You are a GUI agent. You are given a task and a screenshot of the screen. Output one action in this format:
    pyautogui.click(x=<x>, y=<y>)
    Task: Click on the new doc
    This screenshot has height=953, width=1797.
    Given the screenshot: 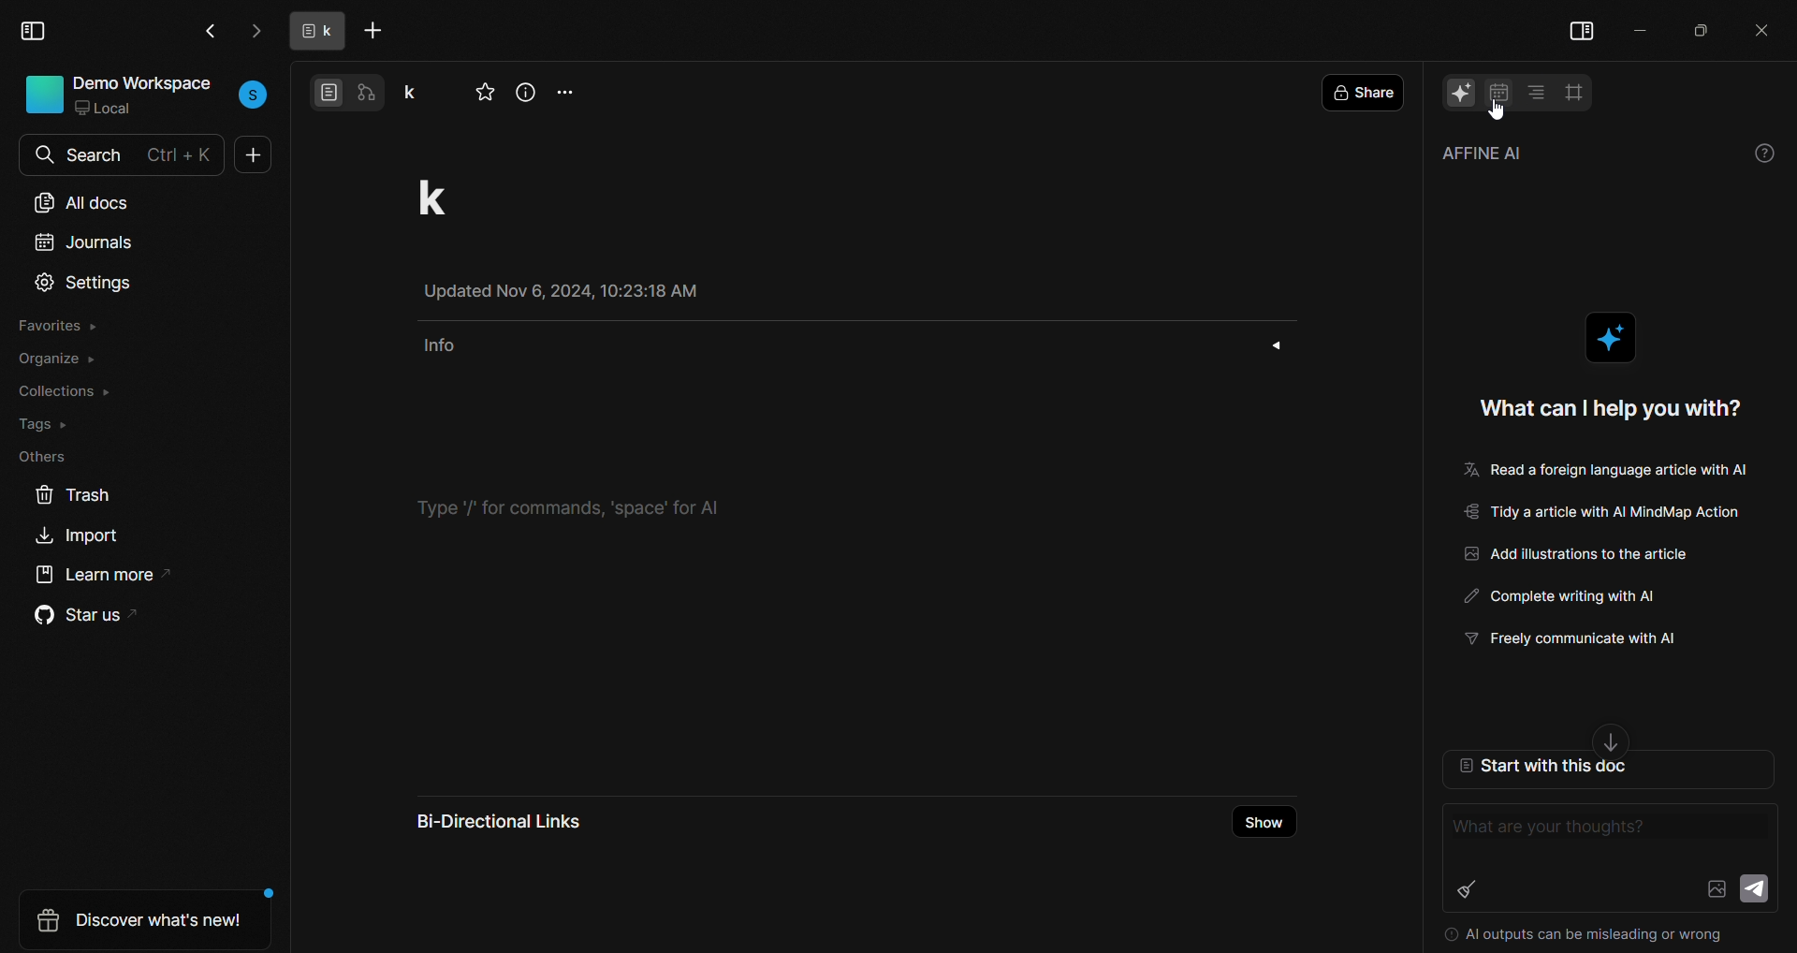 What is the action you would take?
    pyautogui.click(x=255, y=158)
    